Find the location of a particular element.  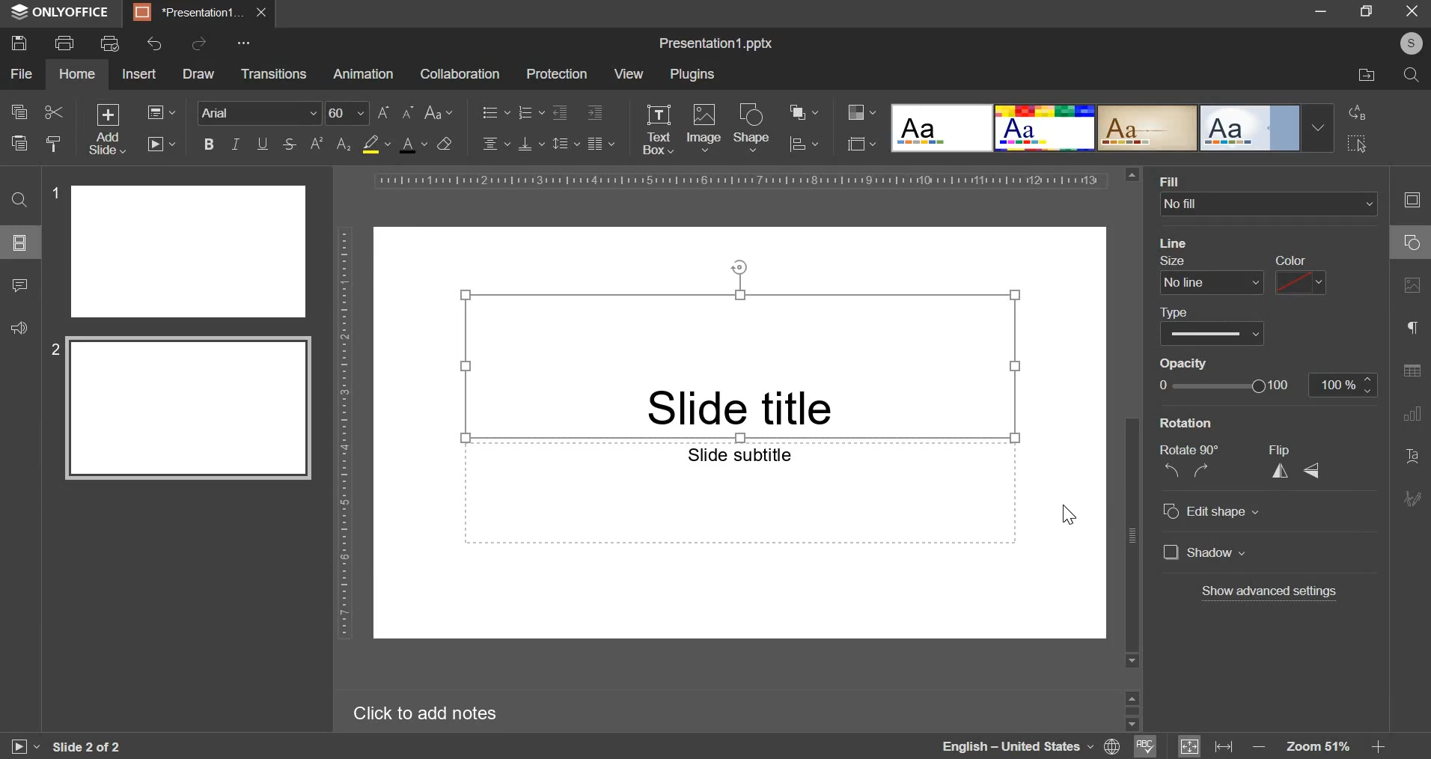

plugins is located at coordinates (692, 75).